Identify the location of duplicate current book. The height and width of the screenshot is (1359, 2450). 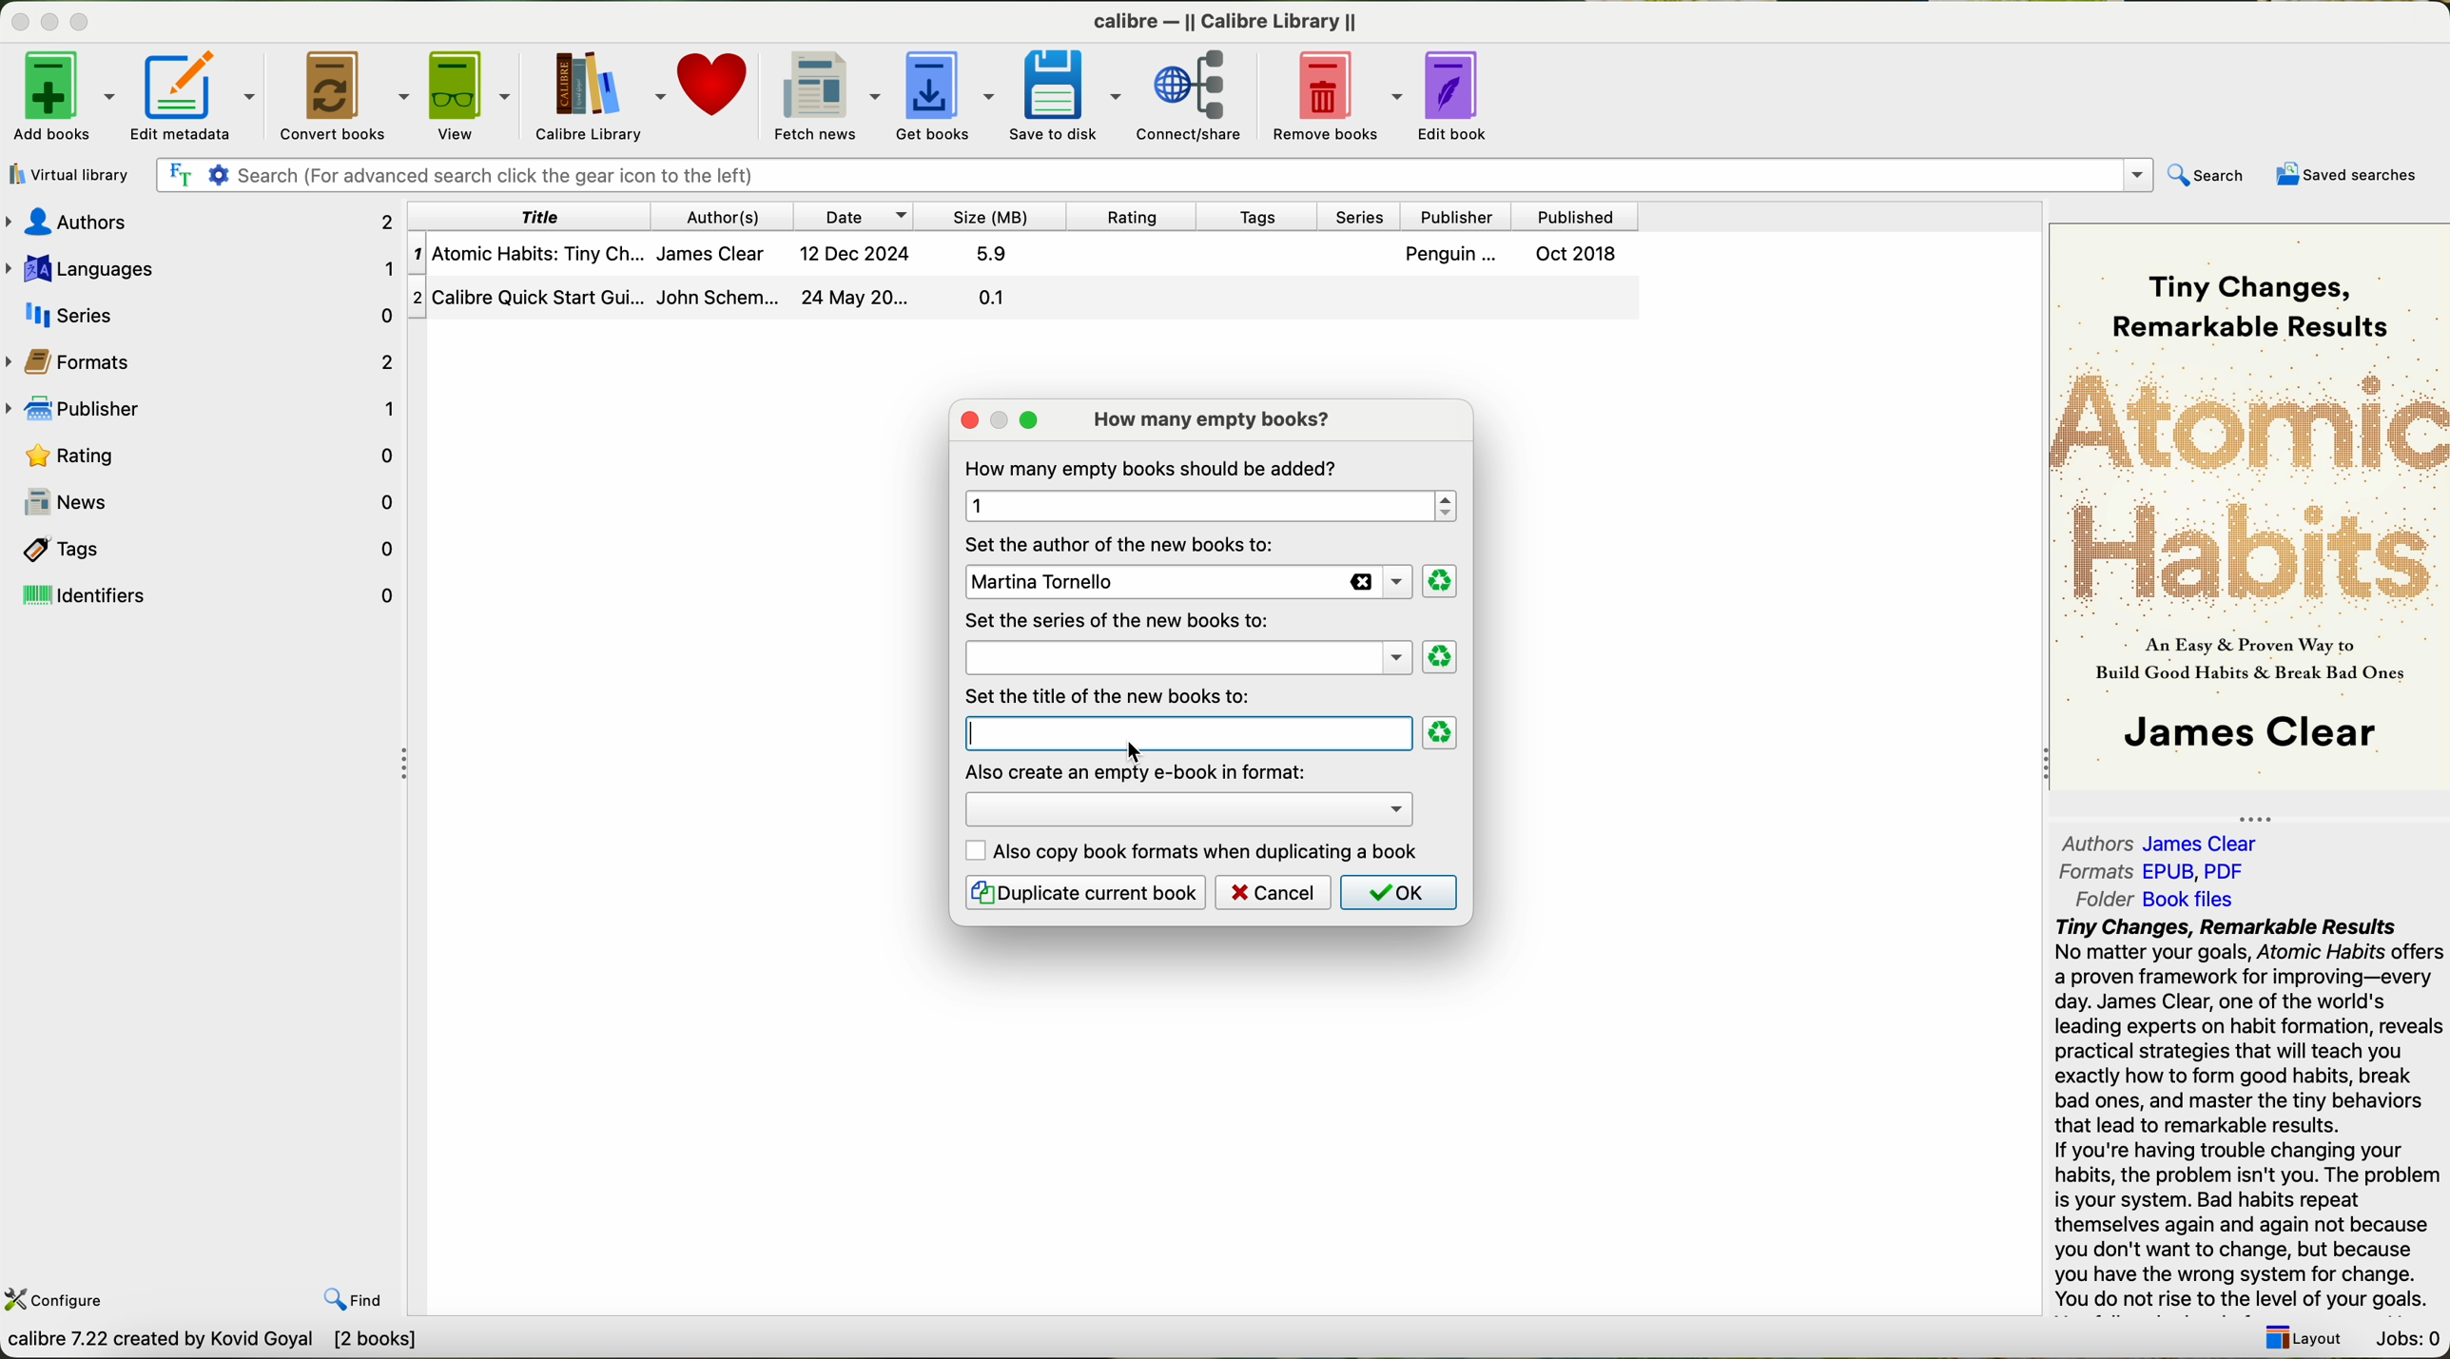
(1084, 892).